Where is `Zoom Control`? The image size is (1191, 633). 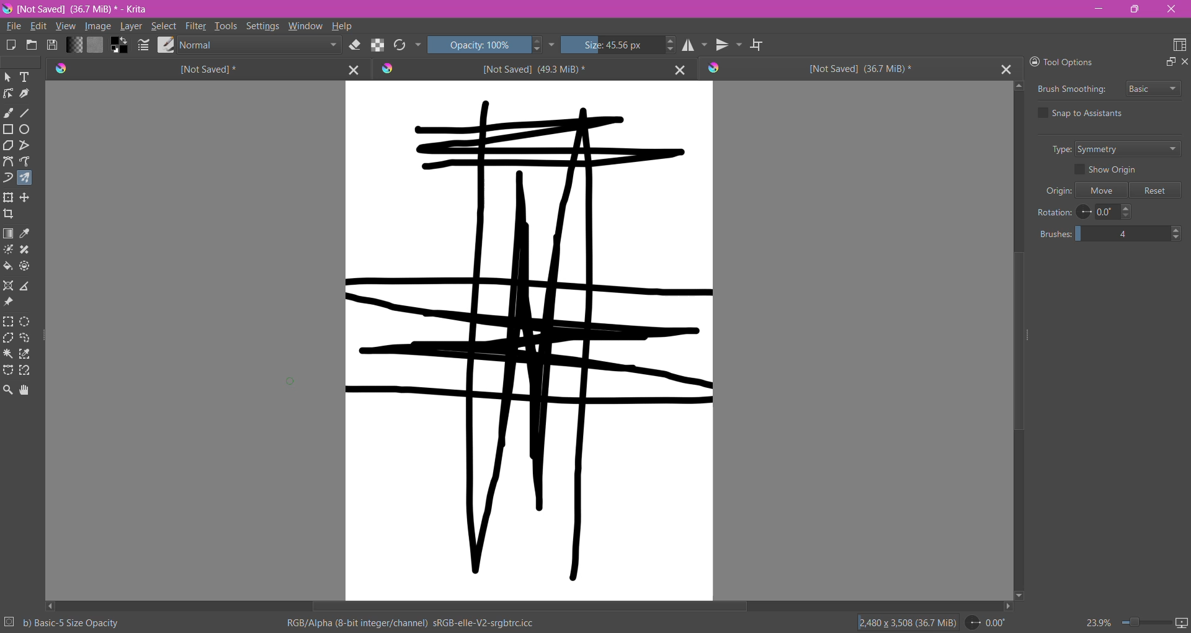 Zoom Control is located at coordinates (1125, 622).